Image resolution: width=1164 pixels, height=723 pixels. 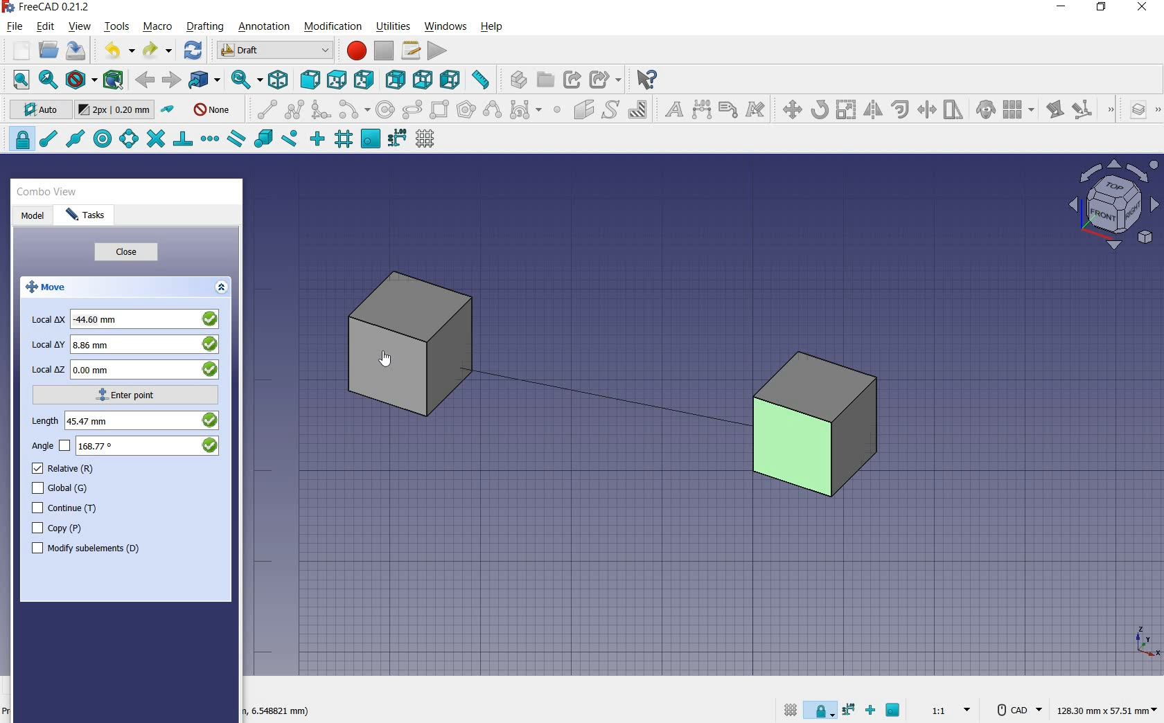 What do you see at coordinates (333, 26) in the screenshot?
I see `modification` at bounding box center [333, 26].